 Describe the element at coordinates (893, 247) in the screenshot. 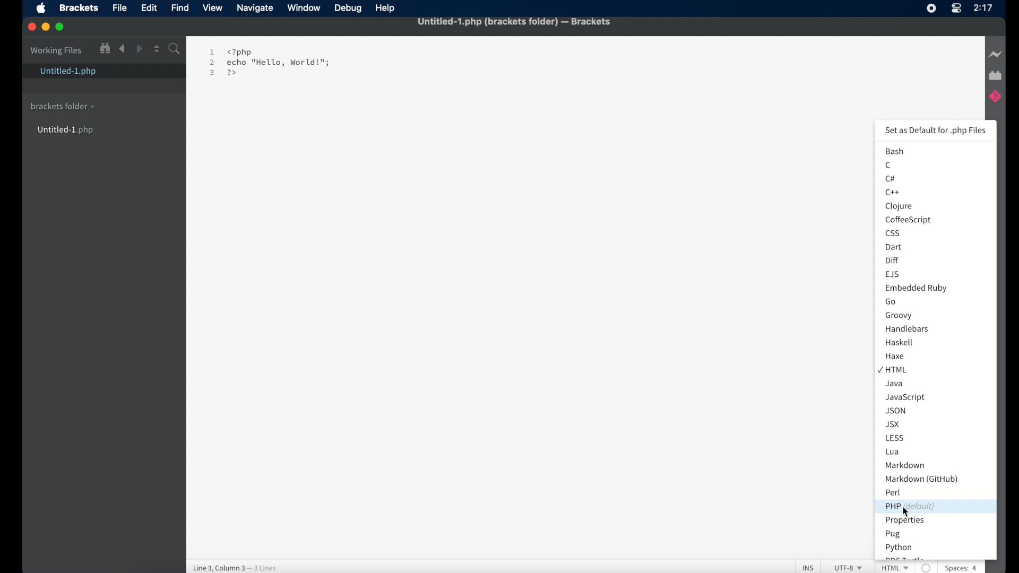

I see `dart` at that location.